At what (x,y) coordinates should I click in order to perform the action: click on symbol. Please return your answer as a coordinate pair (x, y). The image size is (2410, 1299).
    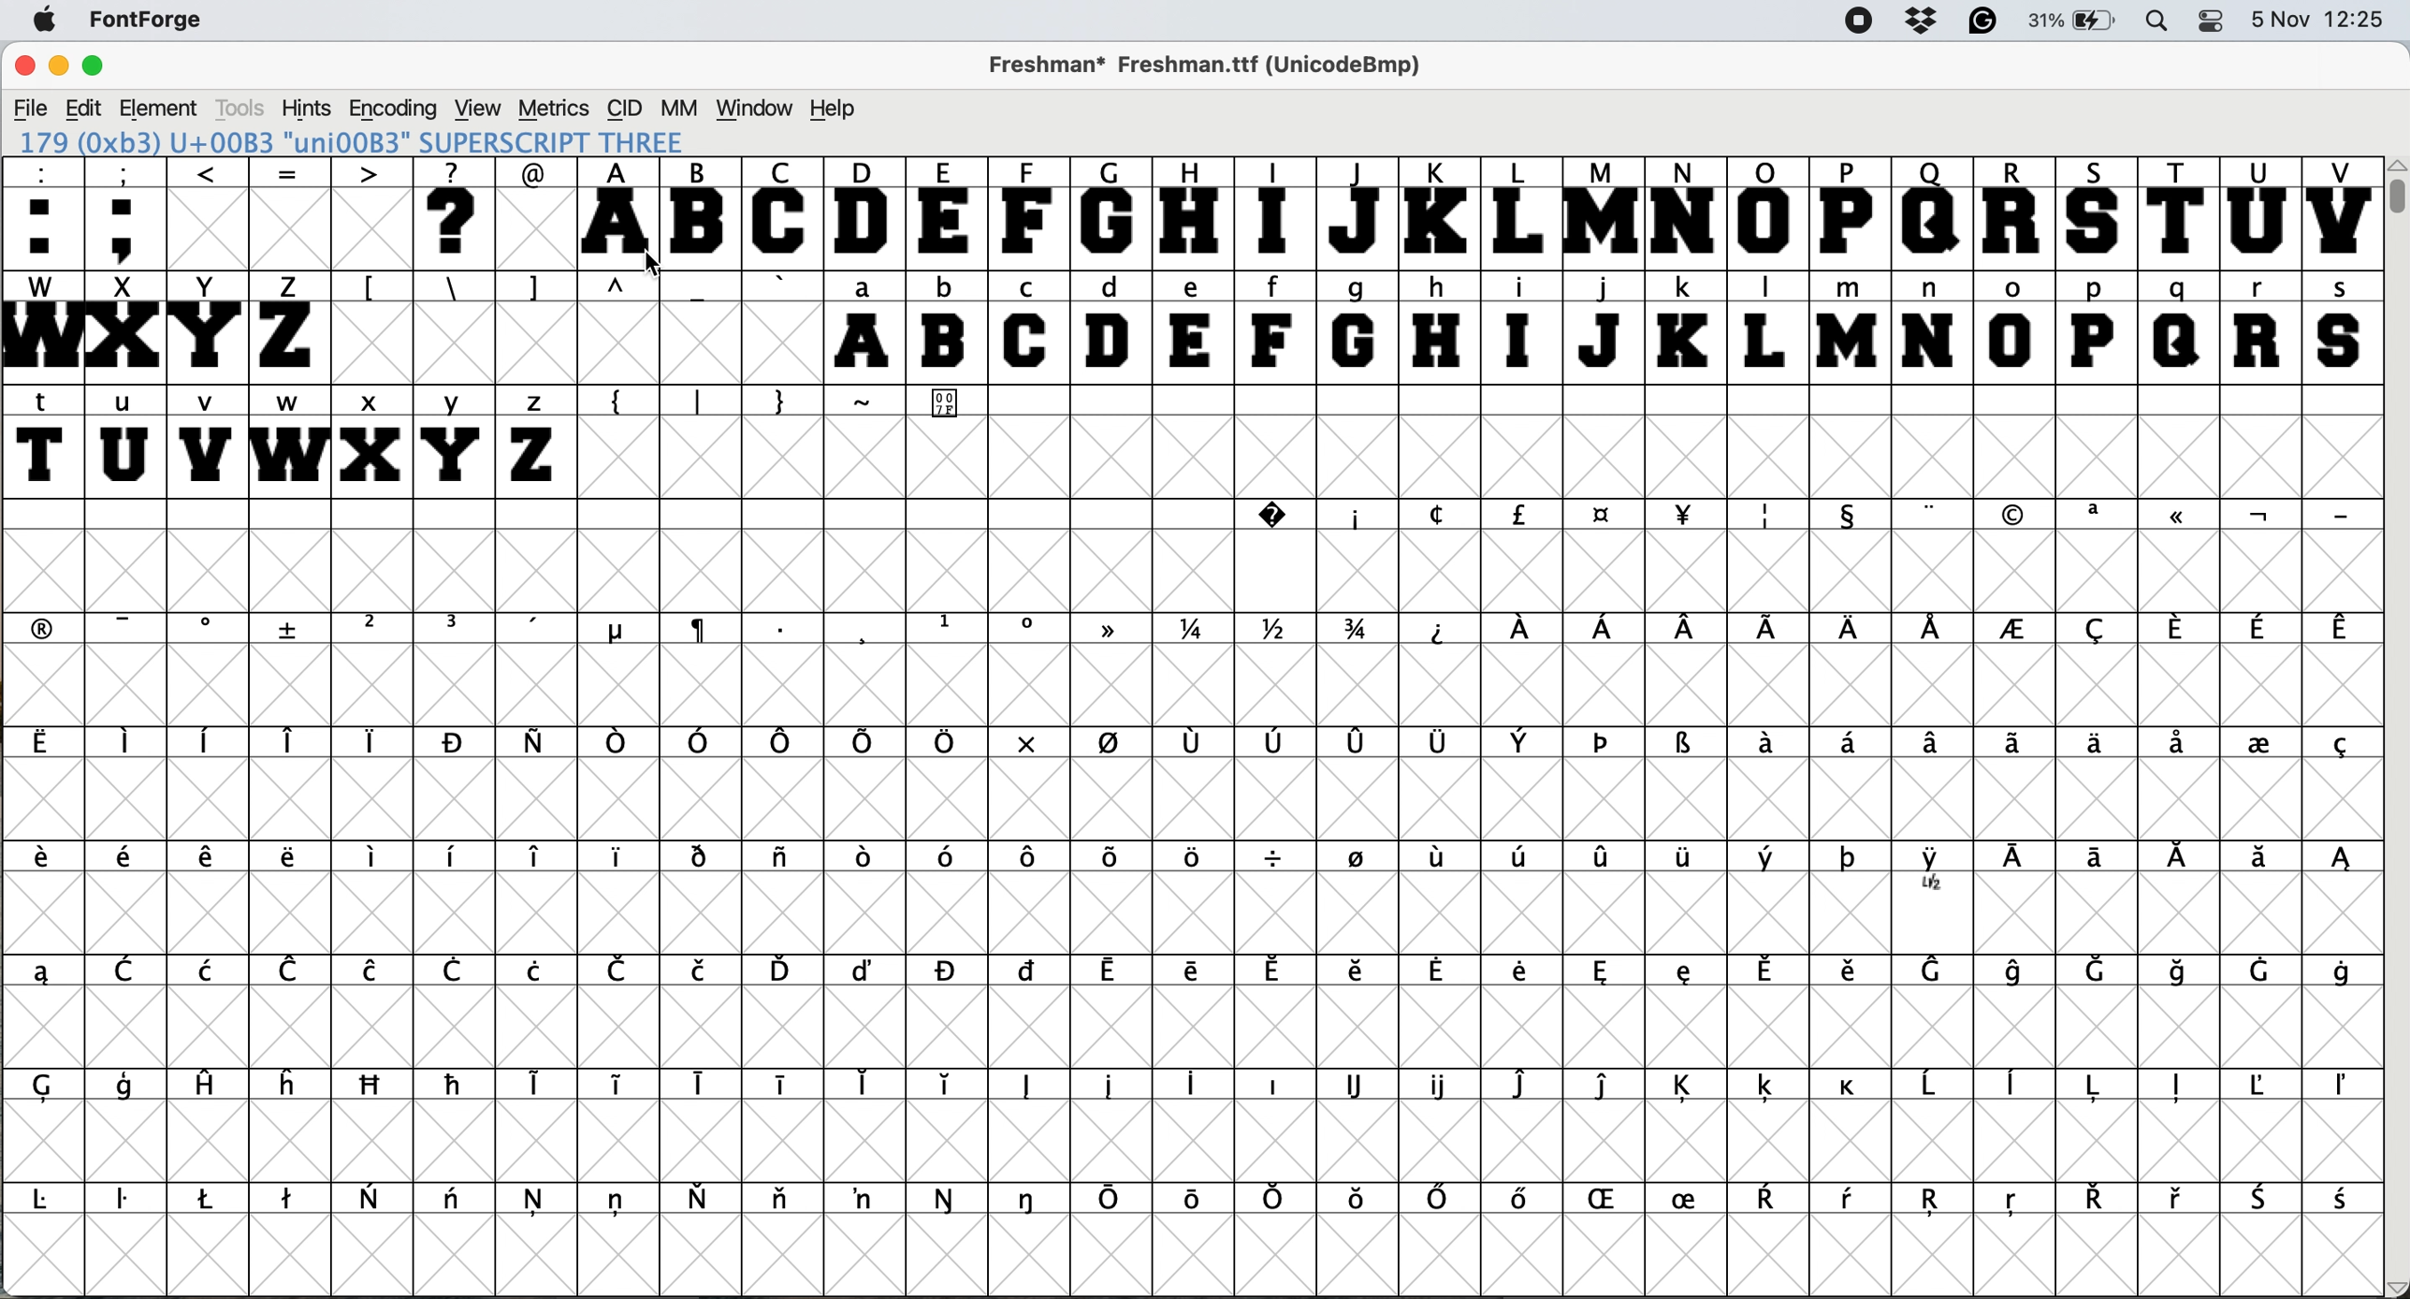
    Looking at the image, I should click on (704, 970).